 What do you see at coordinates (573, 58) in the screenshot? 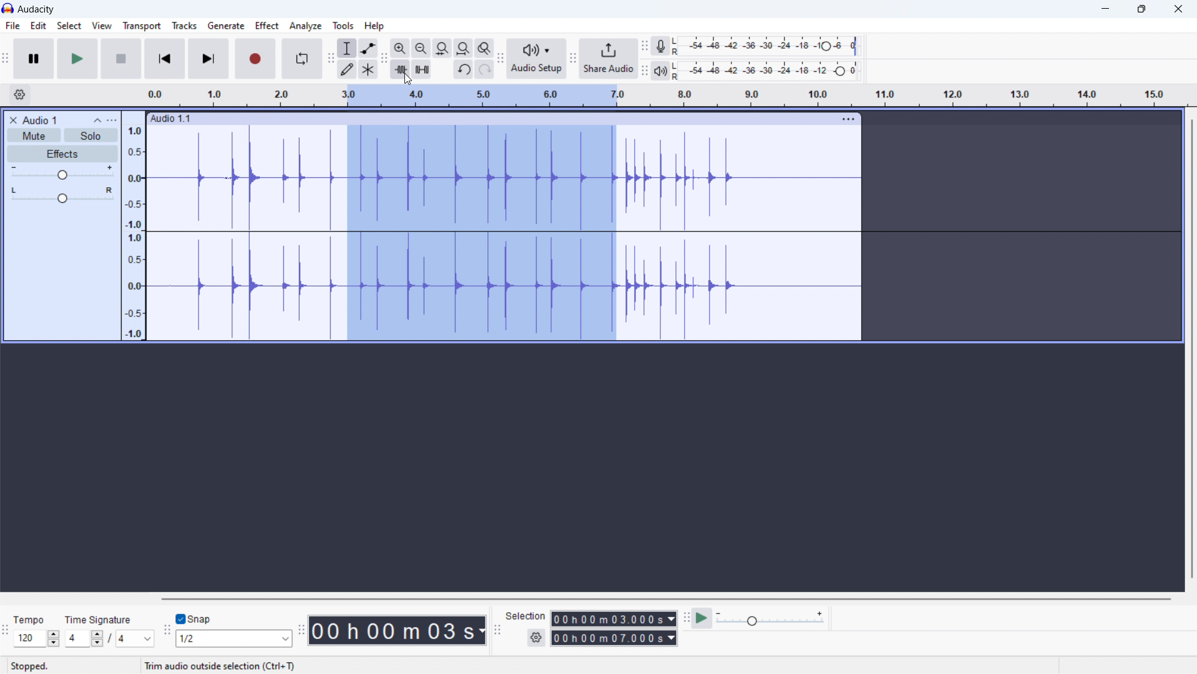
I see `share audio toolbar` at bounding box center [573, 58].